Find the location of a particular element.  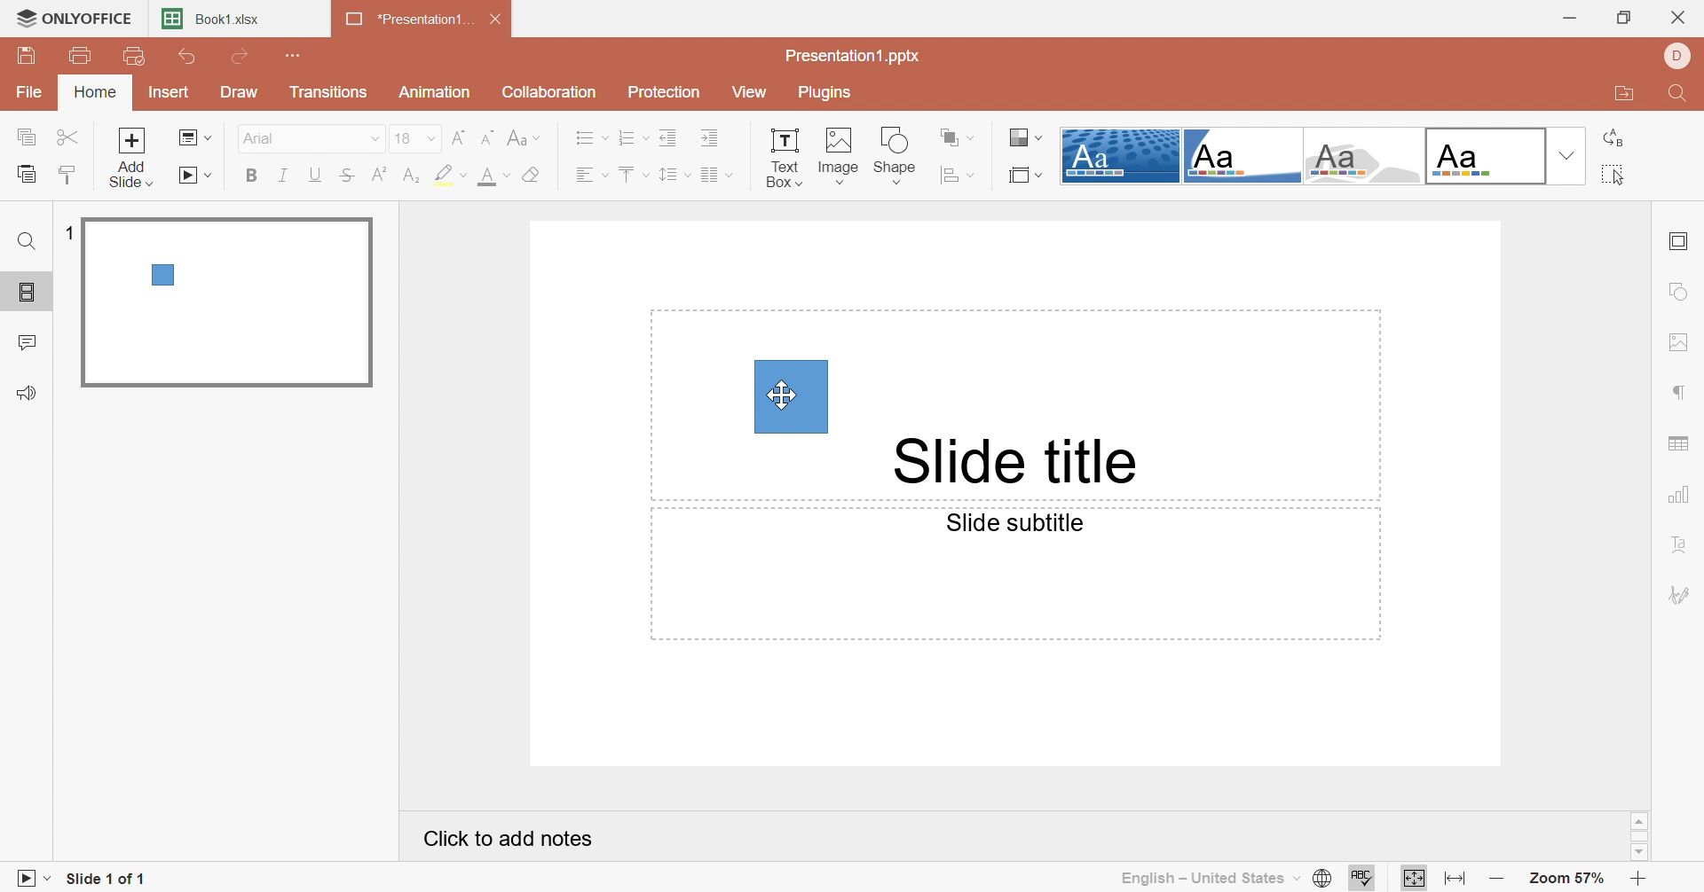

Image settings is located at coordinates (1681, 338).